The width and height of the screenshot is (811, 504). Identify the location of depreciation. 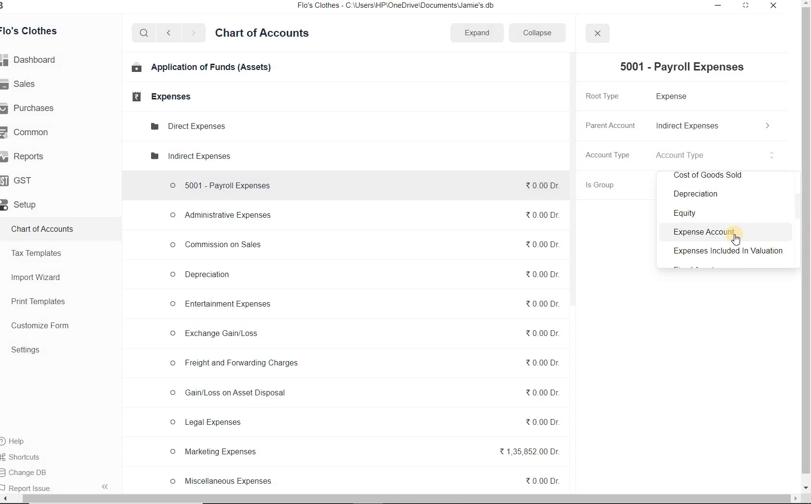
(694, 195).